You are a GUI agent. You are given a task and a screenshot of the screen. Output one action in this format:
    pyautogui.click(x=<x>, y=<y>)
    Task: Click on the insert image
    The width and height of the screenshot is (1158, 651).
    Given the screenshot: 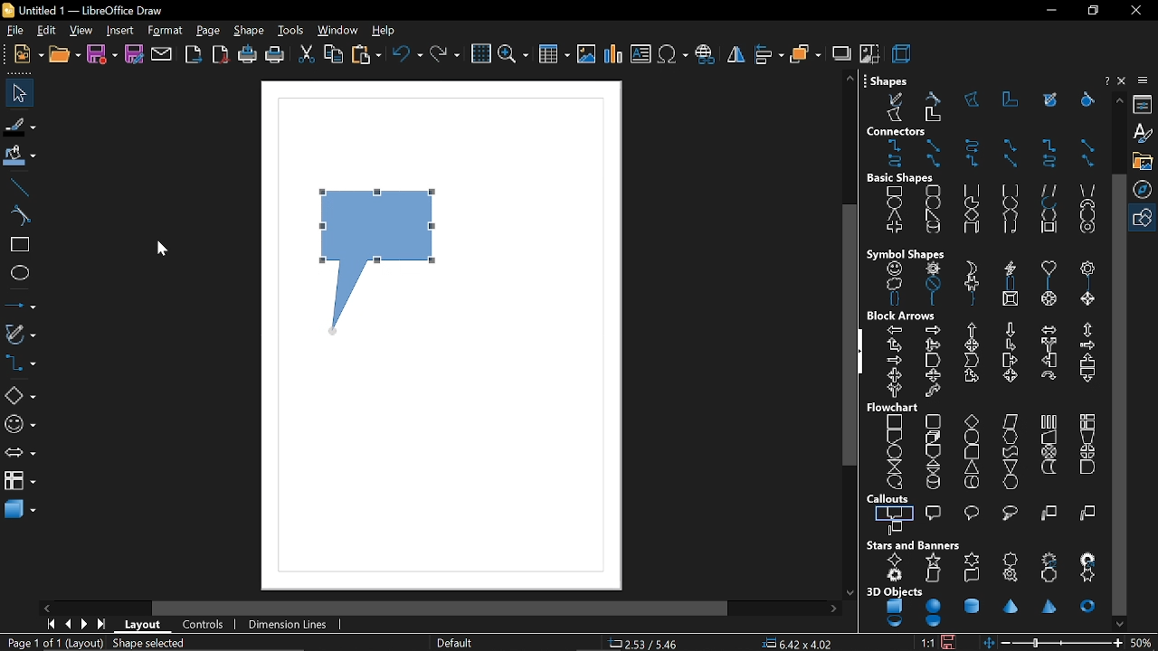 What is the action you would take?
    pyautogui.click(x=585, y=56)
    